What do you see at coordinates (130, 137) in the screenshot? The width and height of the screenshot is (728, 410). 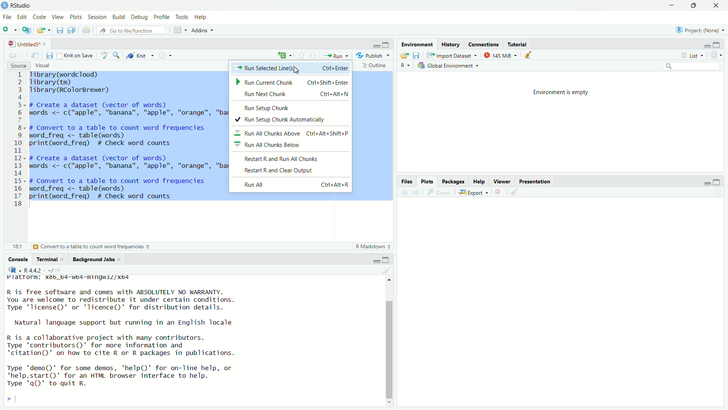 I see `1ibrary(wordcioud)> Tibrary(tm)3 Tlibrary(RColorBrewer)45- # Create a dataset (vector of words)5 words <- c("apple", "banana", "apple", "orange", "banana")F8. # Convert to a table to count word frequencies) word_freq <- table(words)) print(word_freq) # Check word counts IL2- # Create a dataset (vector of words)3 words <- c("apple", "banana", "apple", "orange", "banana")45« # Convert to a table to count word frequencies5 word_freq <- table(words)7 print(word_freq) # Check word counts.` at bounding box center [130, 137].